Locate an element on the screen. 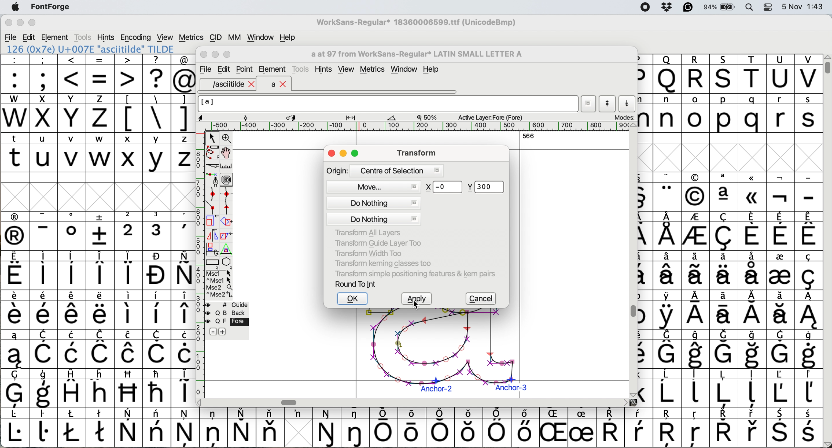  asciitilde is located at coordinates (232, 84).